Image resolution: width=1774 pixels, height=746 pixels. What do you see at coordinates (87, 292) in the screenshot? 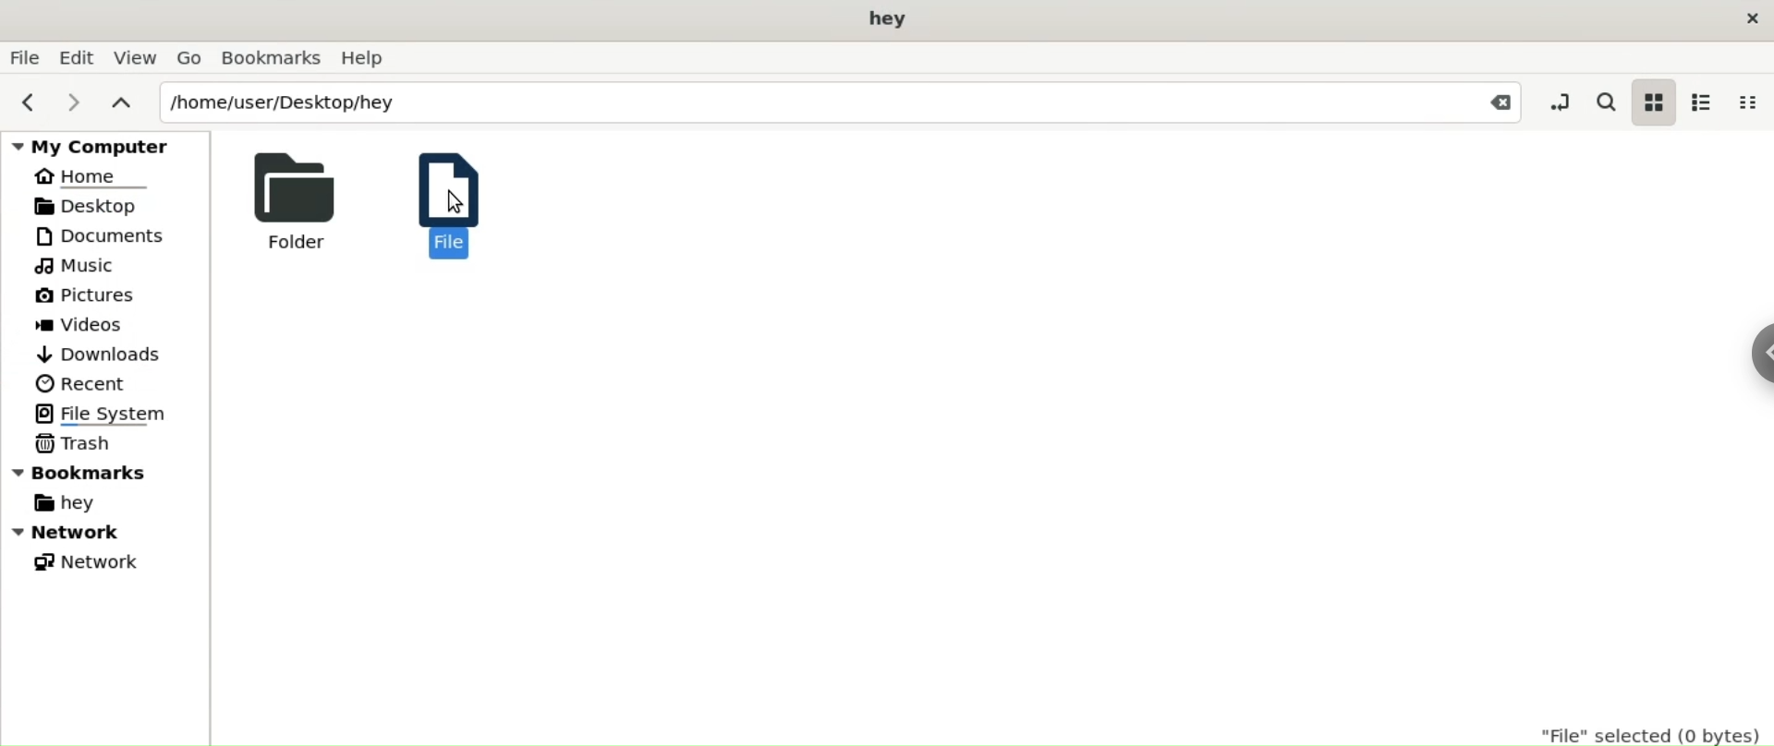
I see `Pictures` at bounding box center [87, 292].